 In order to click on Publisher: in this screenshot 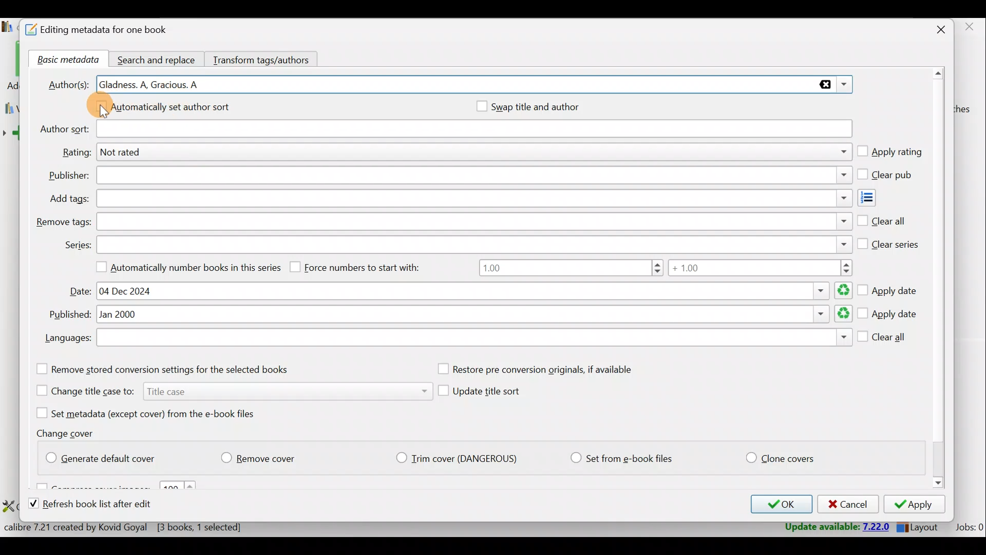, I will do `click(69, 176)`.